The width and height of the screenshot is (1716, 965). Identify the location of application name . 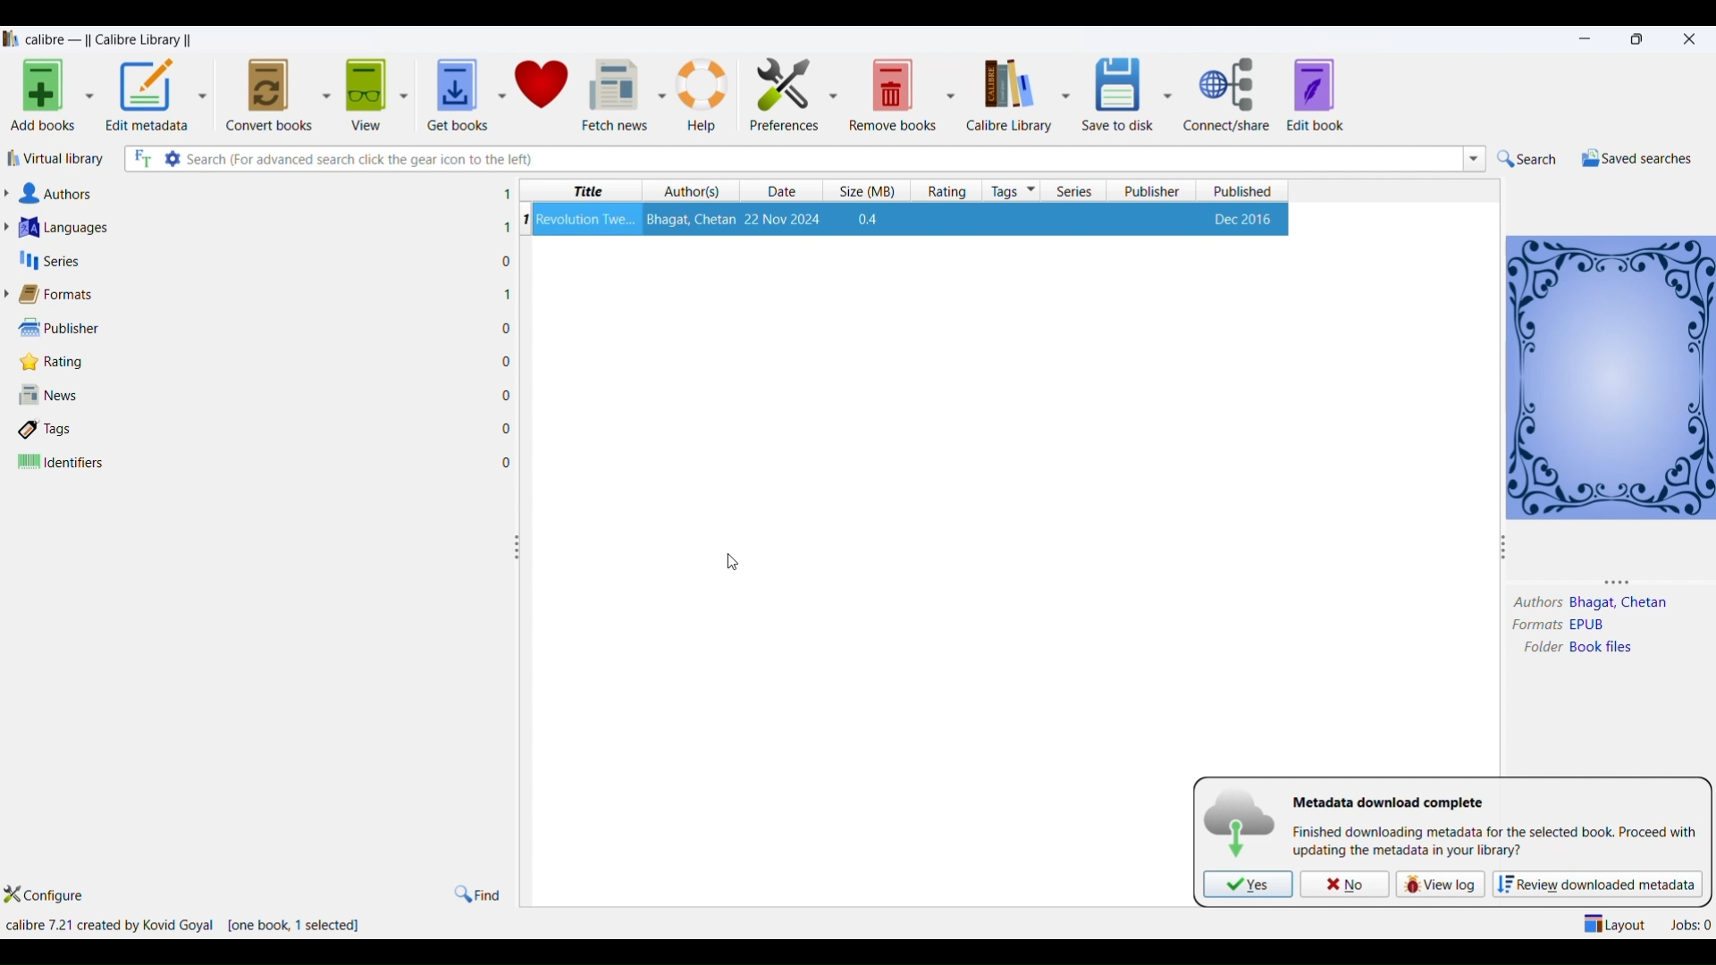
(112, 38).